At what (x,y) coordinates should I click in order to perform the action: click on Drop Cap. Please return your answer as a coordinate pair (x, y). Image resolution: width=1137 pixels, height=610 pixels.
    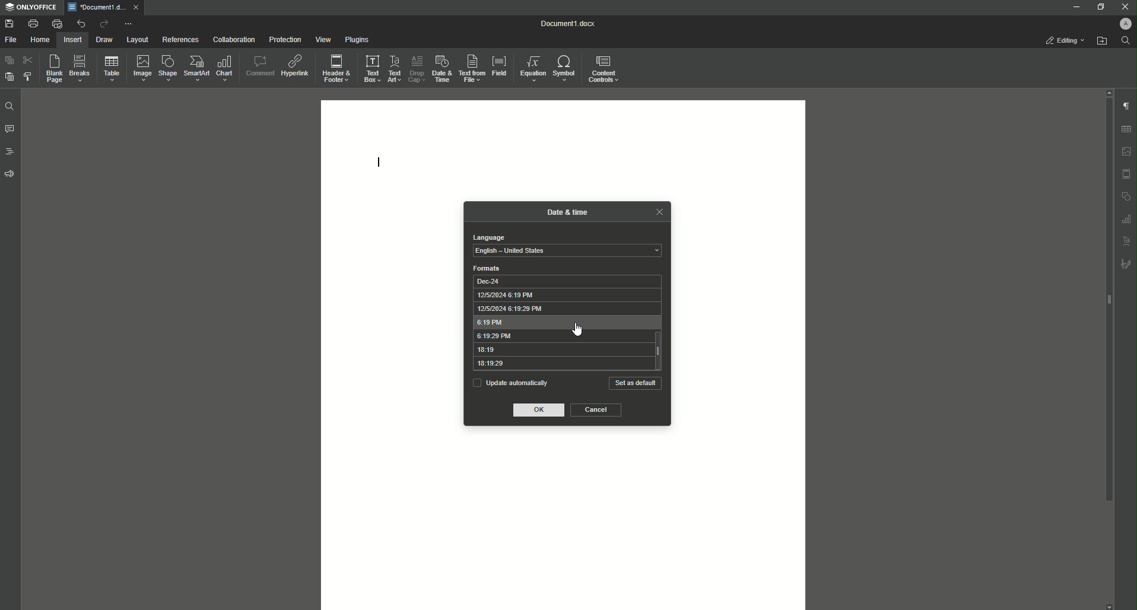
    Looking at the image, I should click on (416, 68).